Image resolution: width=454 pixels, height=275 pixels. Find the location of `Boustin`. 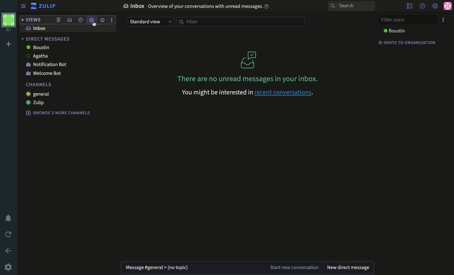

Boustin is located at coordinates (40, 48).